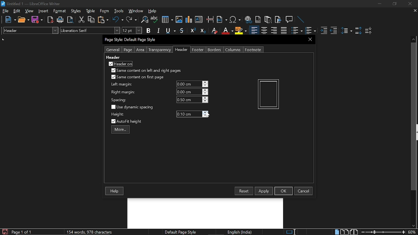 This screenshot has height=235, width=418. I want to click on Increase height hey Cortana, so click(205, 112).